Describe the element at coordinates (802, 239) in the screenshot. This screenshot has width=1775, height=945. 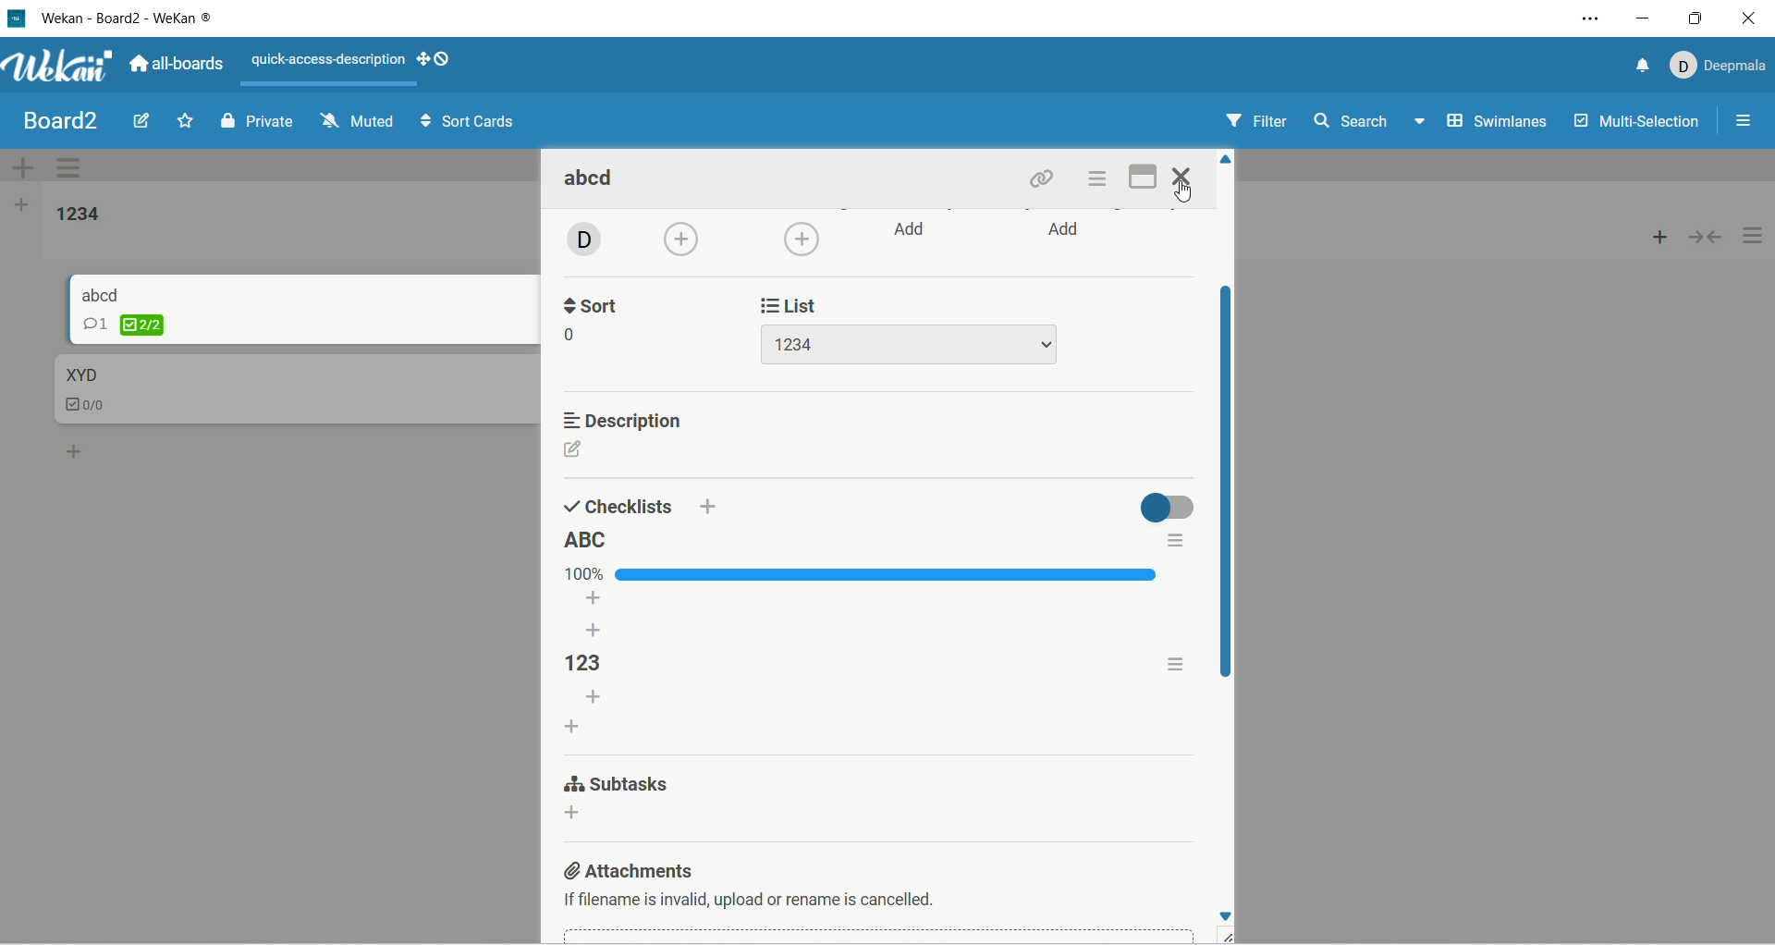
I see `add` at that location.